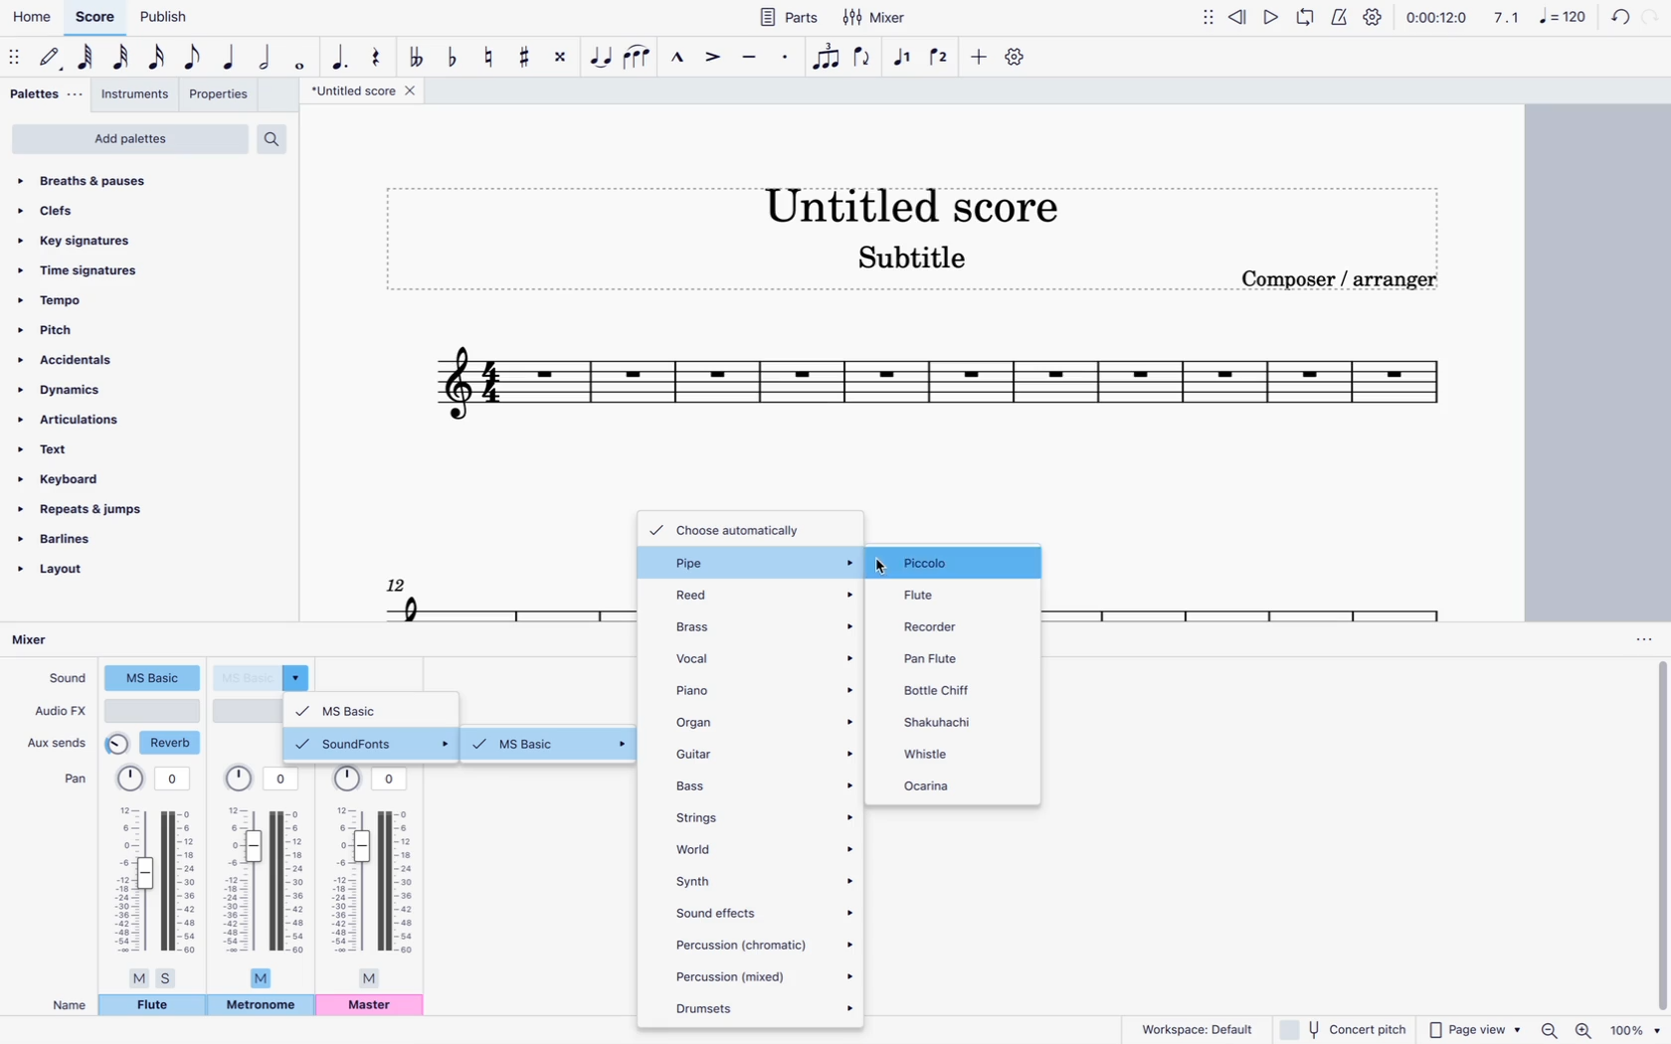 The image size is (1671, 1044). I want to click on piano, so click(766, 686).